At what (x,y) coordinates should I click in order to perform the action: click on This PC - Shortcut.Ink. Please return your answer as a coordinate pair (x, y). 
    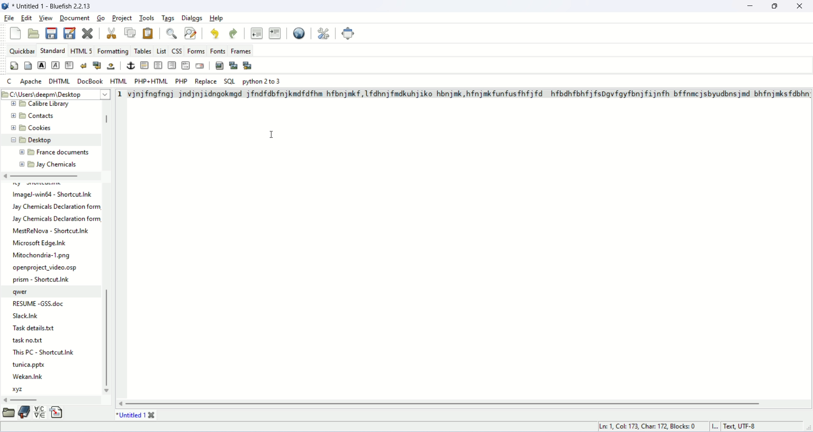
    Looking at the image, I should click on (44, 352).